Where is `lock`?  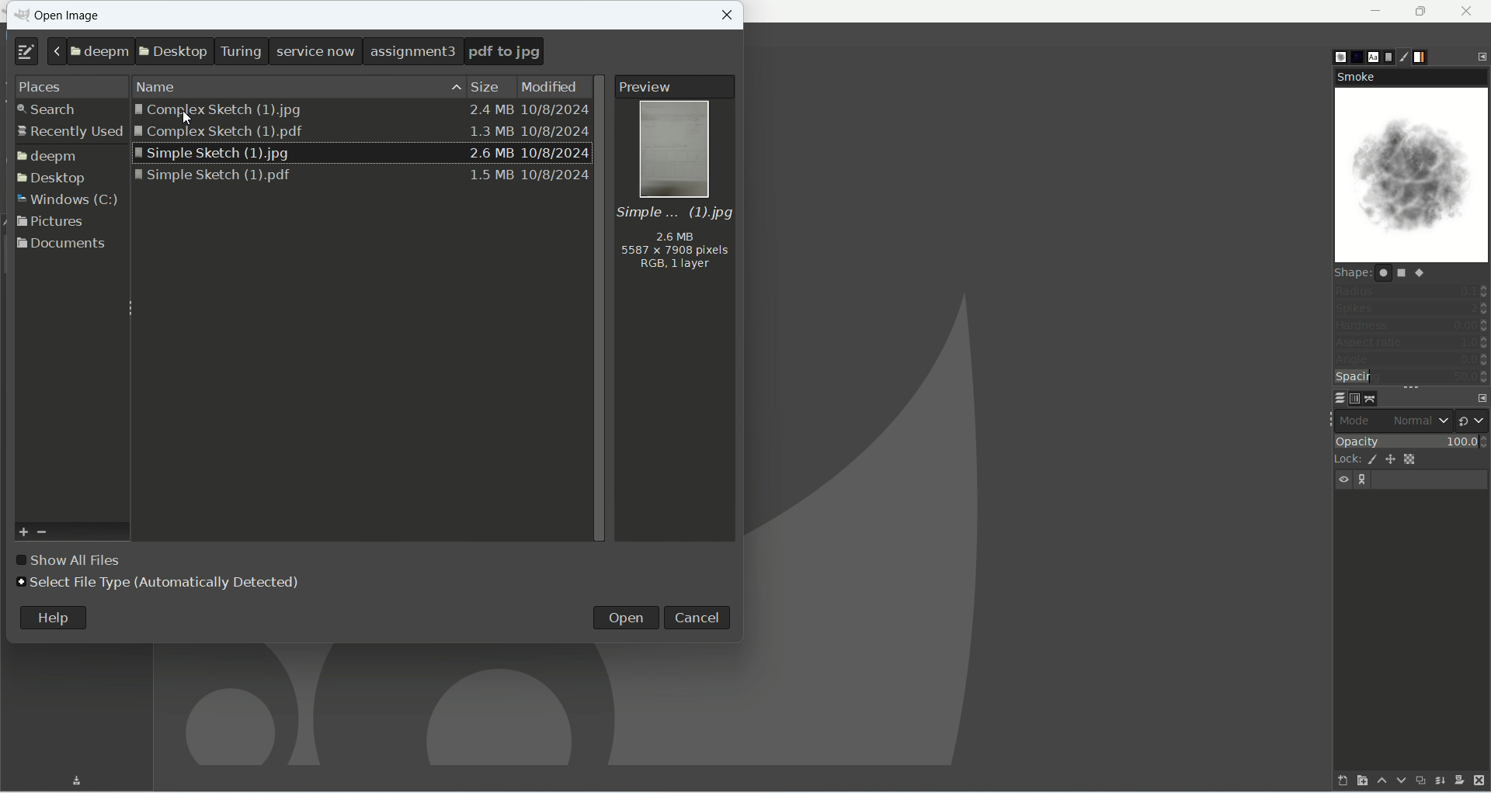 lock is located at coordinates (1343, 460).